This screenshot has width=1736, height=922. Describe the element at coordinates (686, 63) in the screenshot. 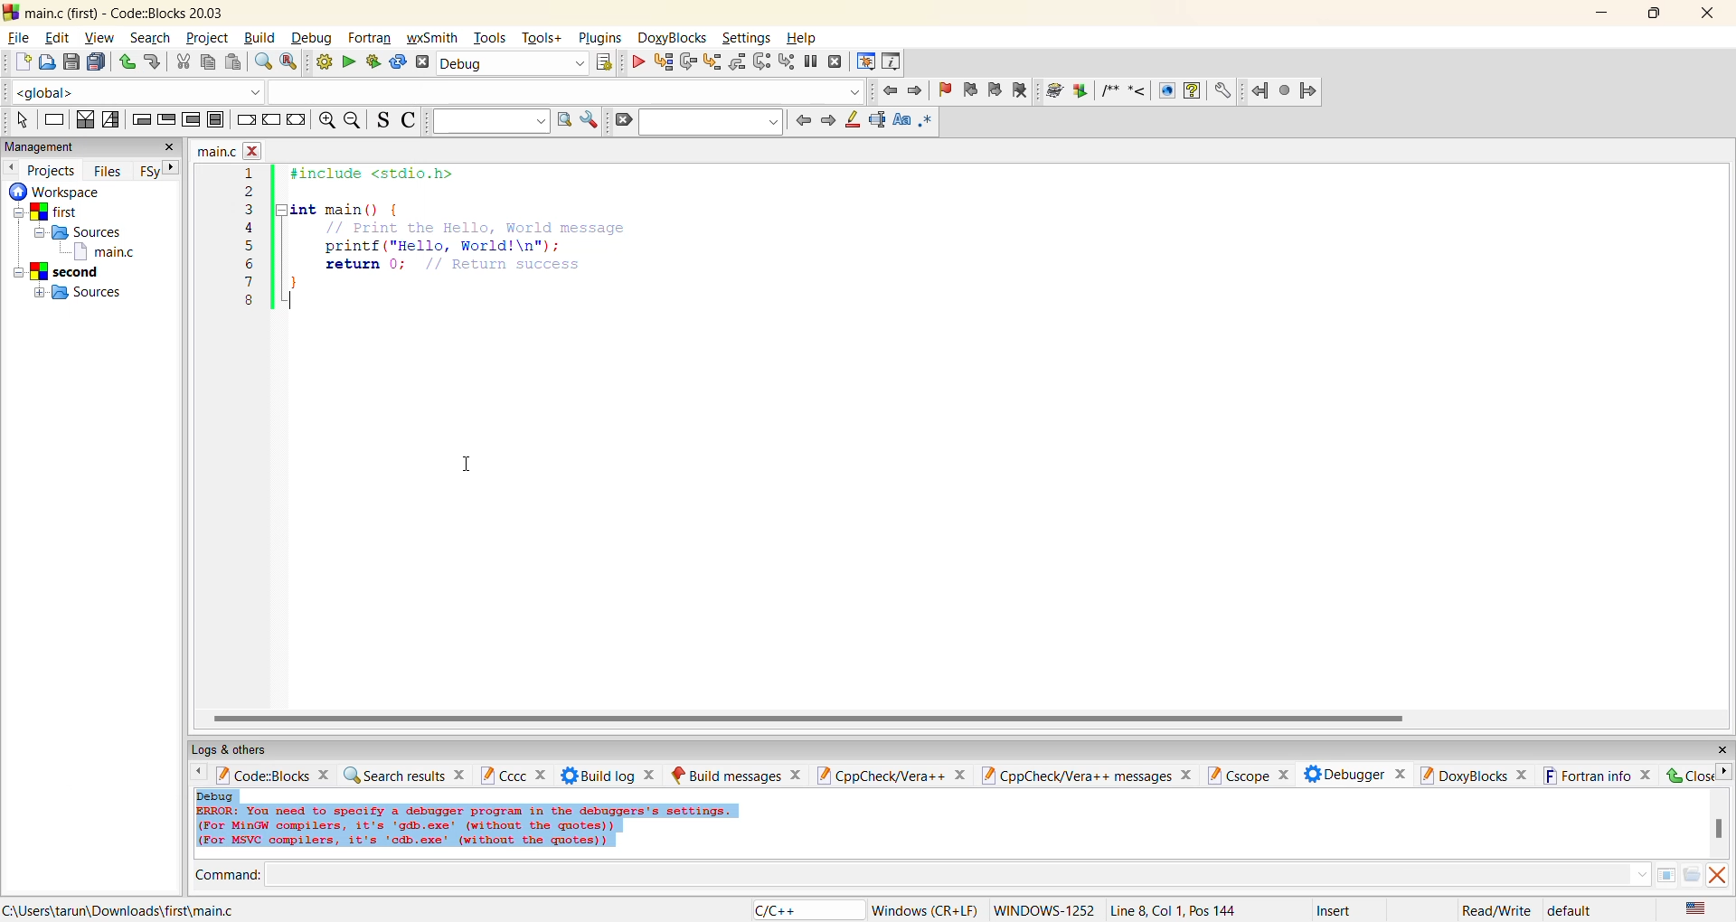

I see `next line` at that location.